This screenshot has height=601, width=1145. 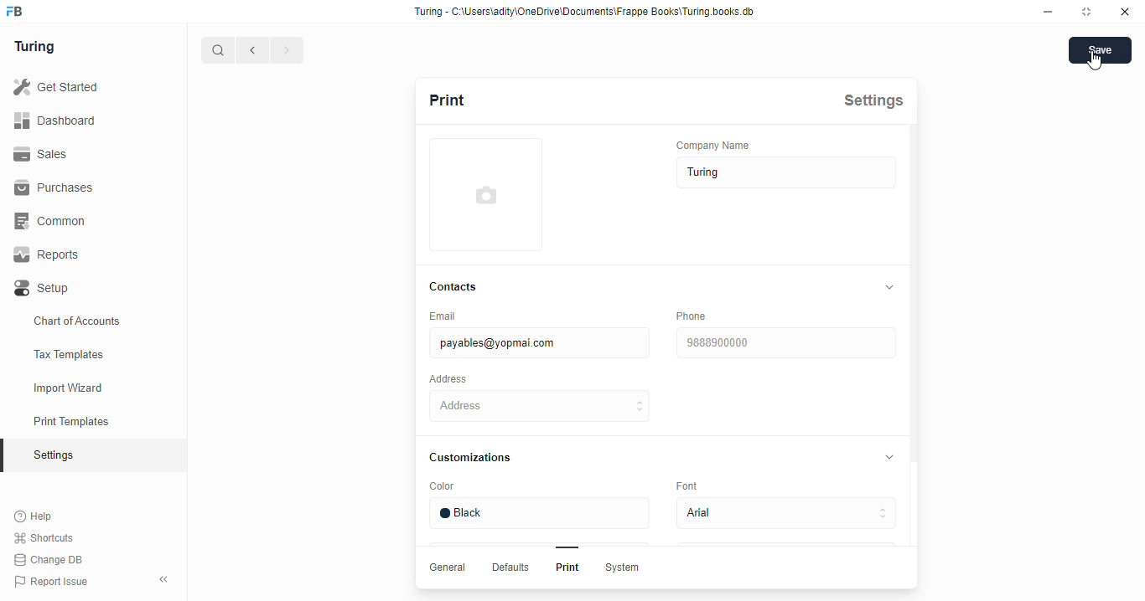 I want to click on Turing, so click(x=782, y=173).